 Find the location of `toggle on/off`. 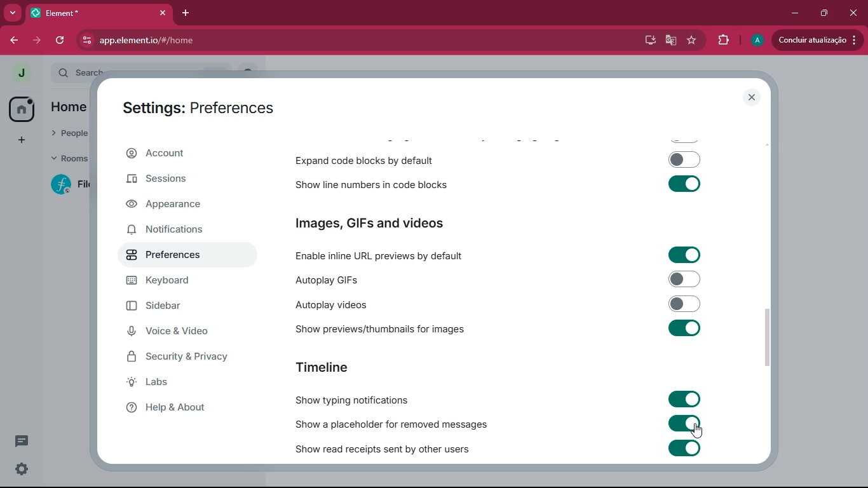

toggle on/off is located at coordinates (686, 304).